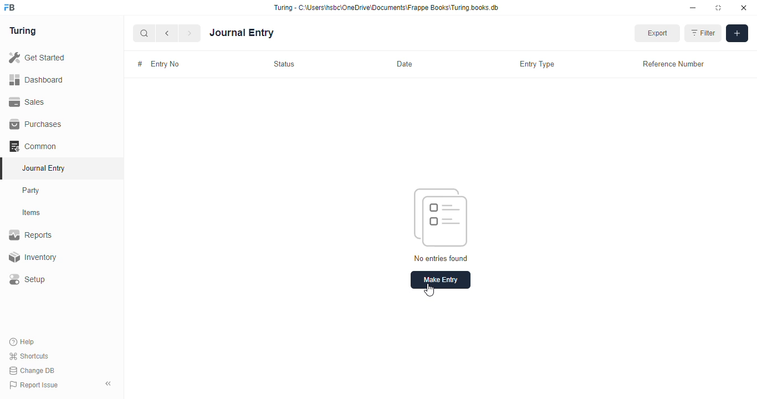 The image size is (757, 399). Describe the element at coordinates (145, 33) in the screenshot. I see `search` at that location.